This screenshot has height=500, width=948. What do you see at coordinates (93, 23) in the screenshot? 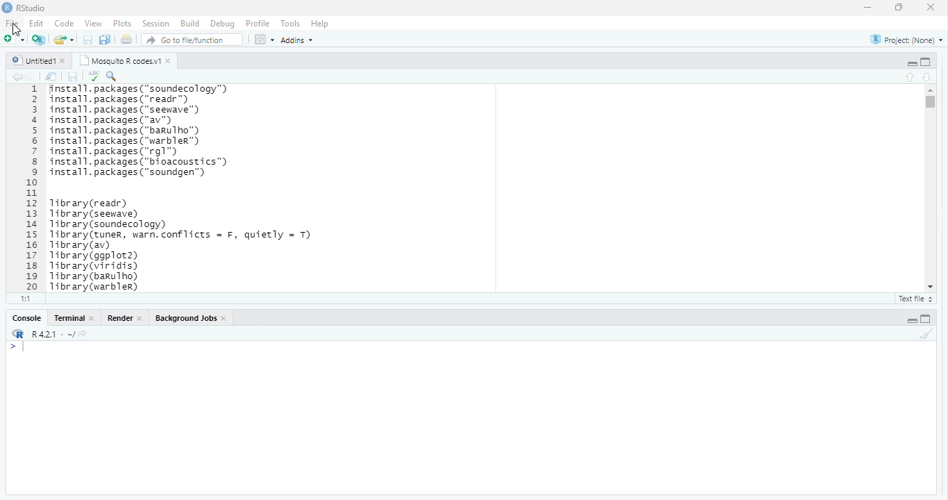
I see `View` at bounding box center [93, 23].